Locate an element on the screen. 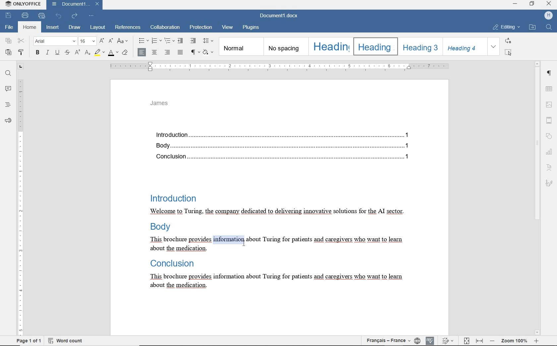 The image size is (557, 346). NONOPRINTING CHARACTERS is located at coordinates (196, 53).